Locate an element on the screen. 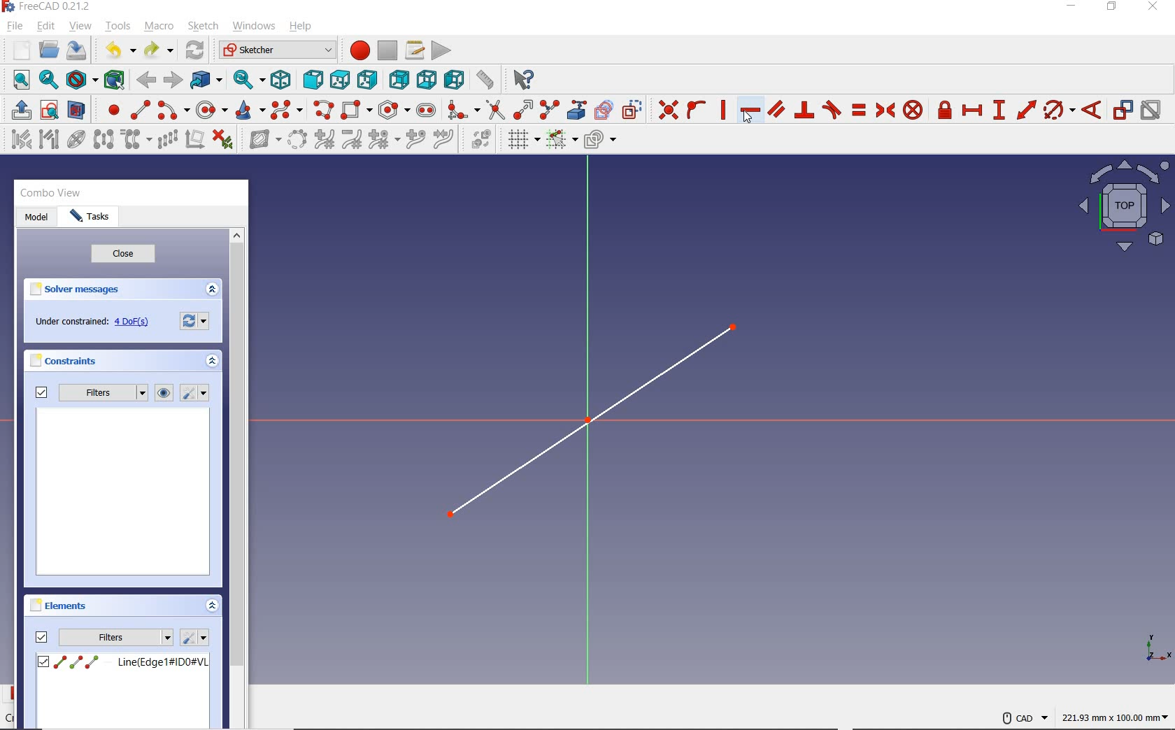  TOGGLE CONSTRUCTION GEOMETRY is located at coordinates (634, 110).